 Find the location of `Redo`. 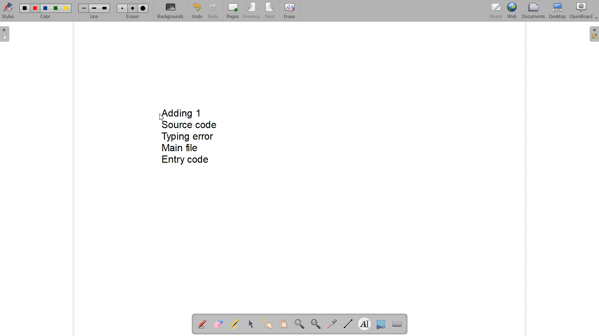

Redo is located at coordinates (212, 10).